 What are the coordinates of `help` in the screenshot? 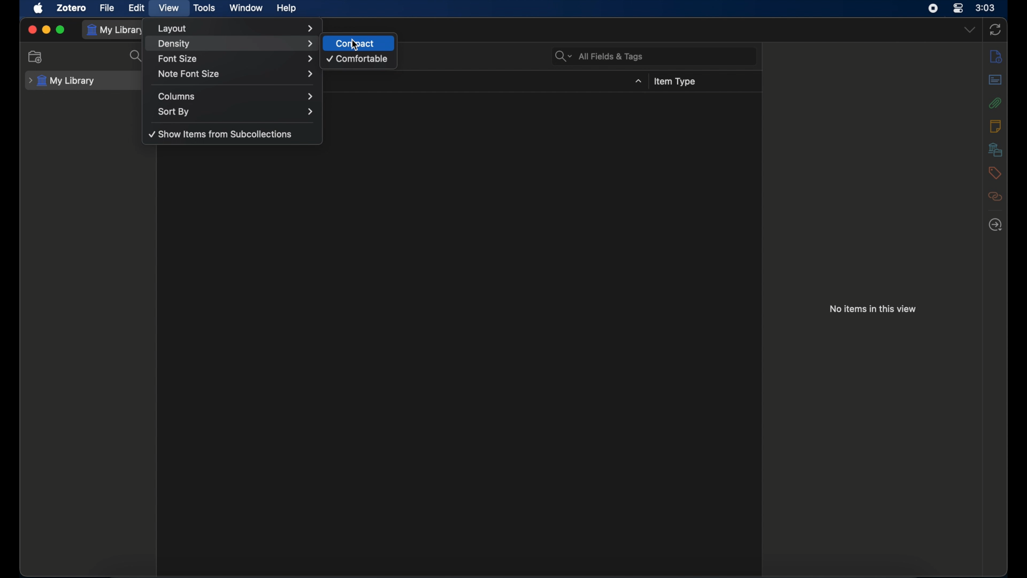 It's located at (286, 9).